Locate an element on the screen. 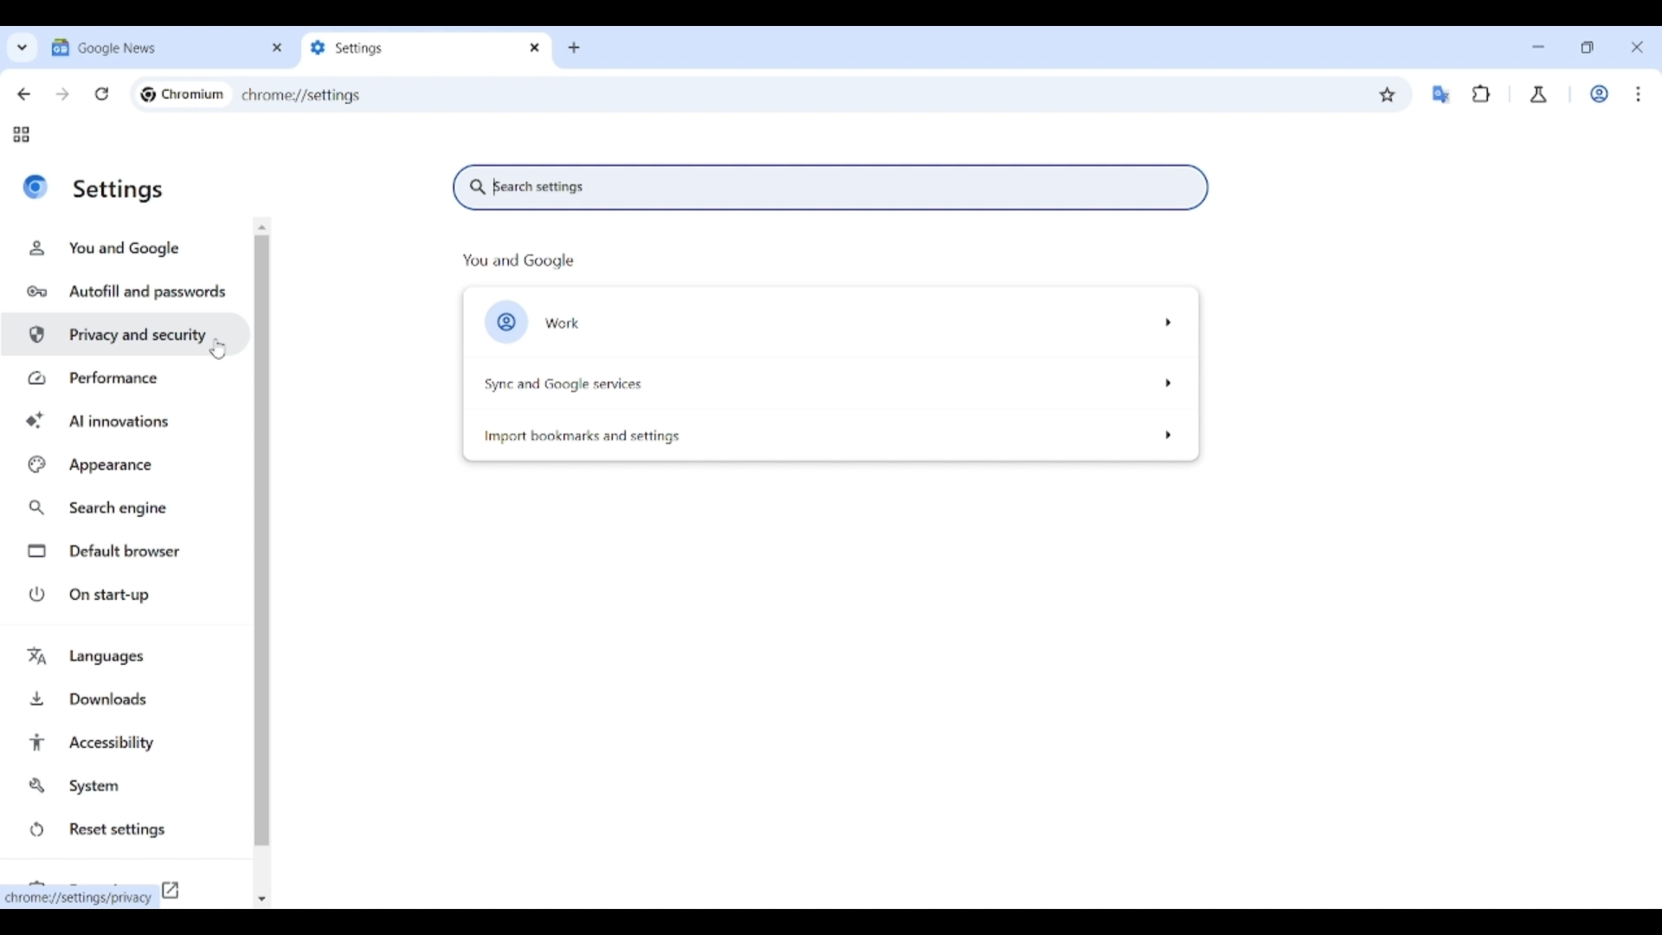  Sync and Google services option is located at coordinates (830, 384).